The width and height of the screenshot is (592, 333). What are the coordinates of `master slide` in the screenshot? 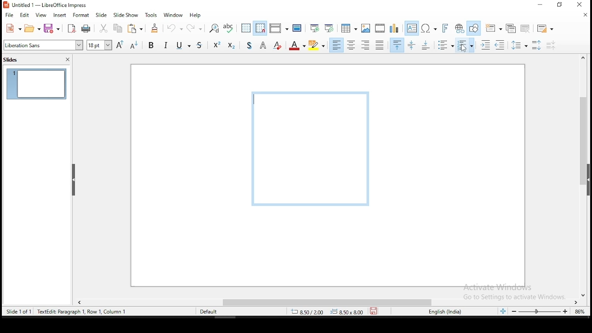 It's located at (296, 29).